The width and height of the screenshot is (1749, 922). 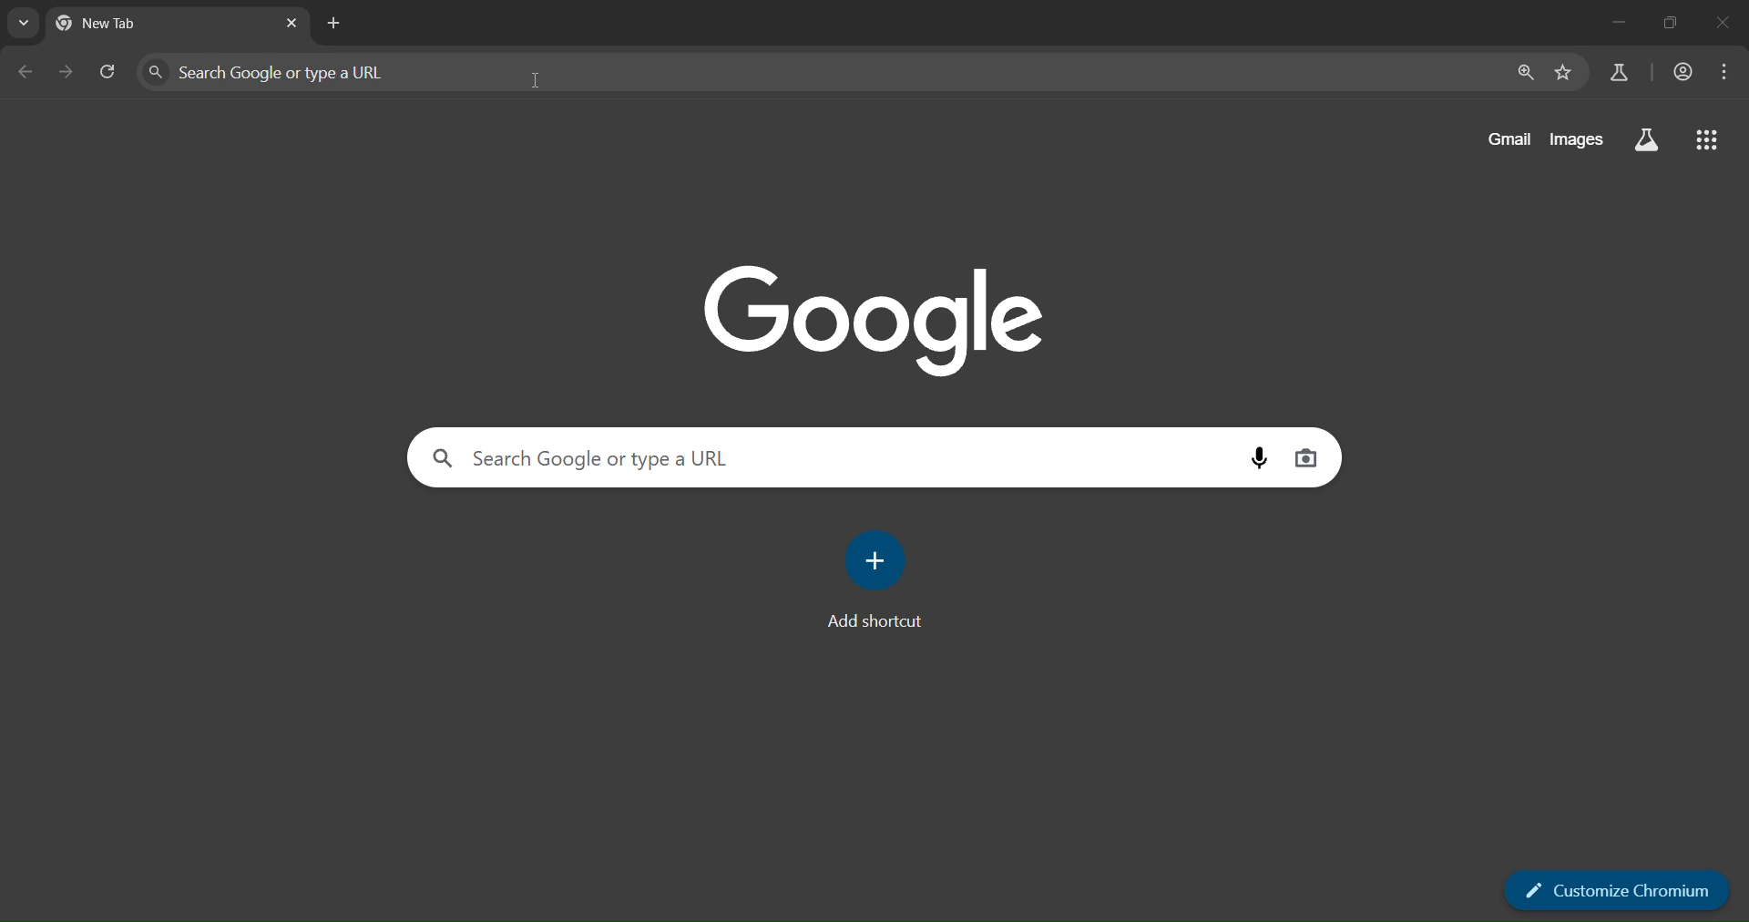 What do you see at coordinates (110, 71) in the screenshot?
I see `reload page` at bounding box center [110, 71].